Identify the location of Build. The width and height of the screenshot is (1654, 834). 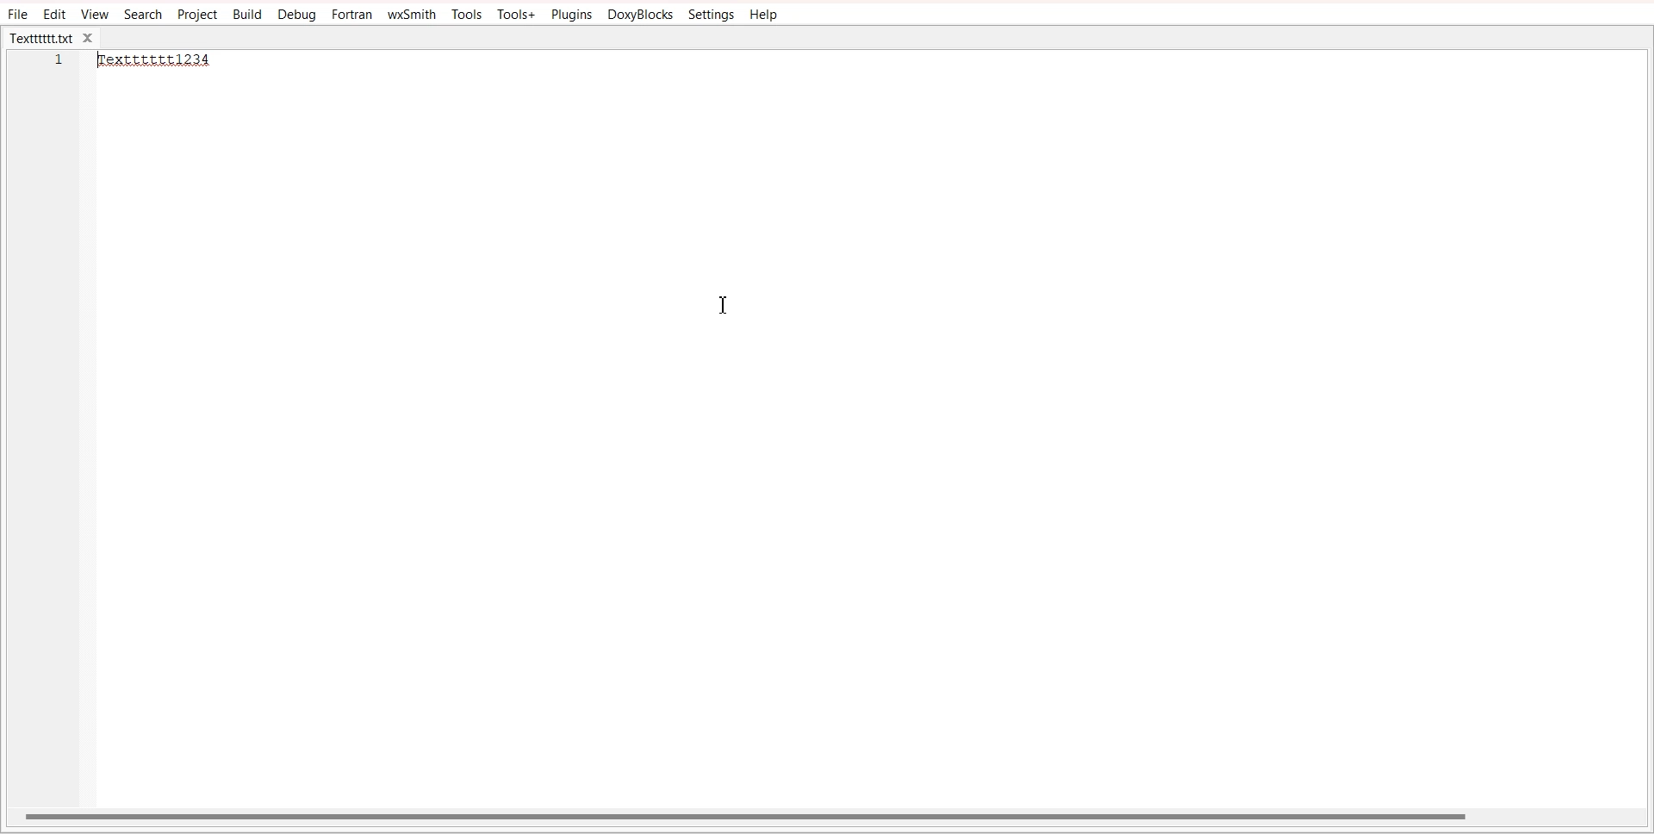
(247, 14).